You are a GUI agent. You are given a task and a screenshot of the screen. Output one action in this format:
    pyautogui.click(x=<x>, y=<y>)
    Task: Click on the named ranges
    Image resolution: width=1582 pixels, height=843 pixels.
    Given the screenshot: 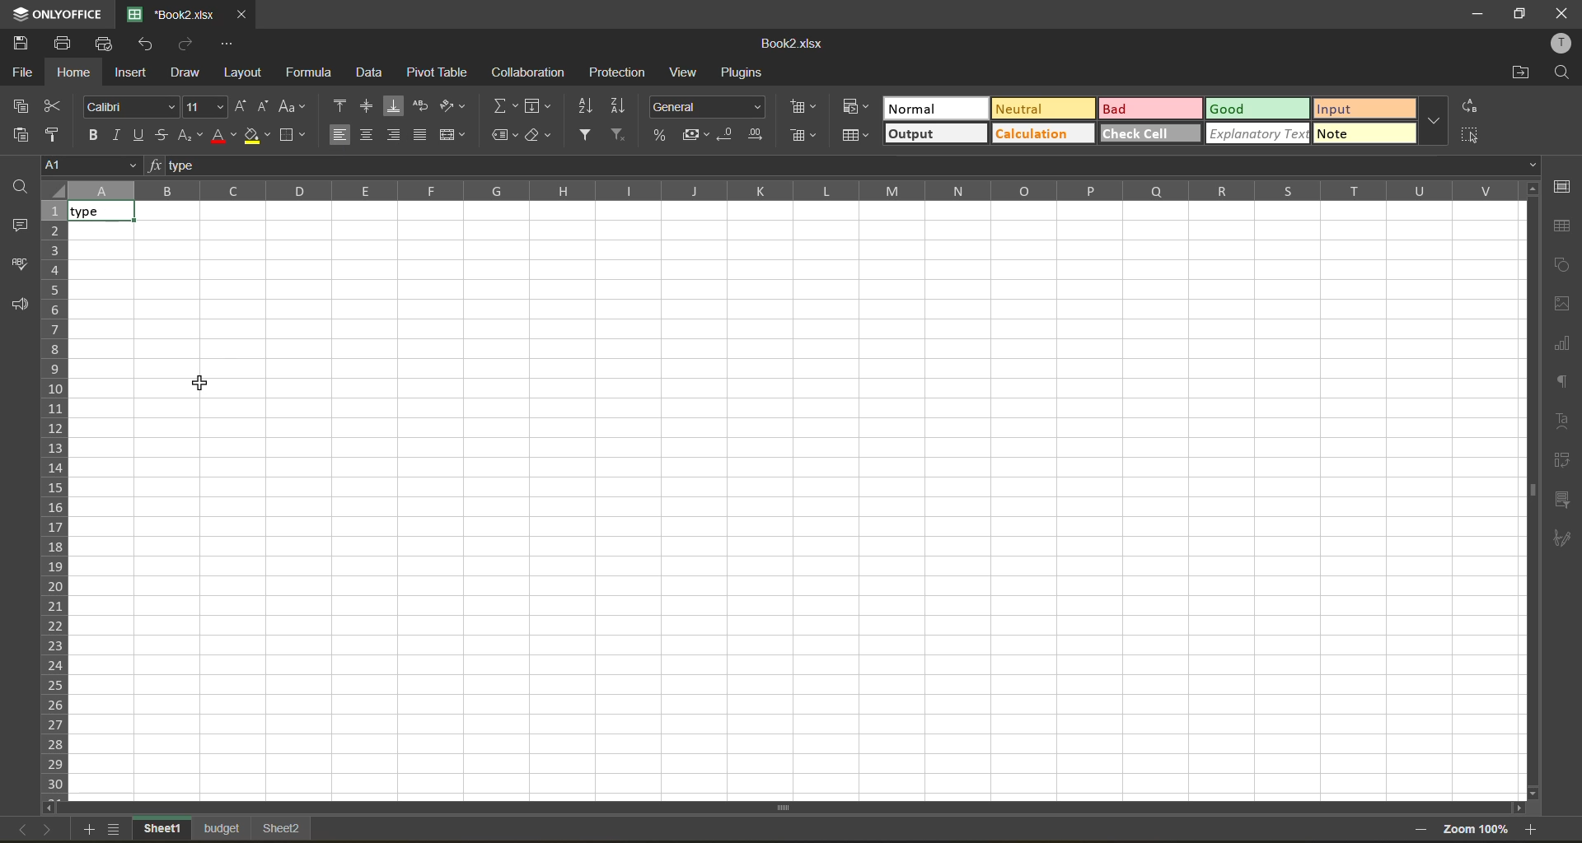 What is the action you would take?
    pyautogui.click(x=502, y=135)
    